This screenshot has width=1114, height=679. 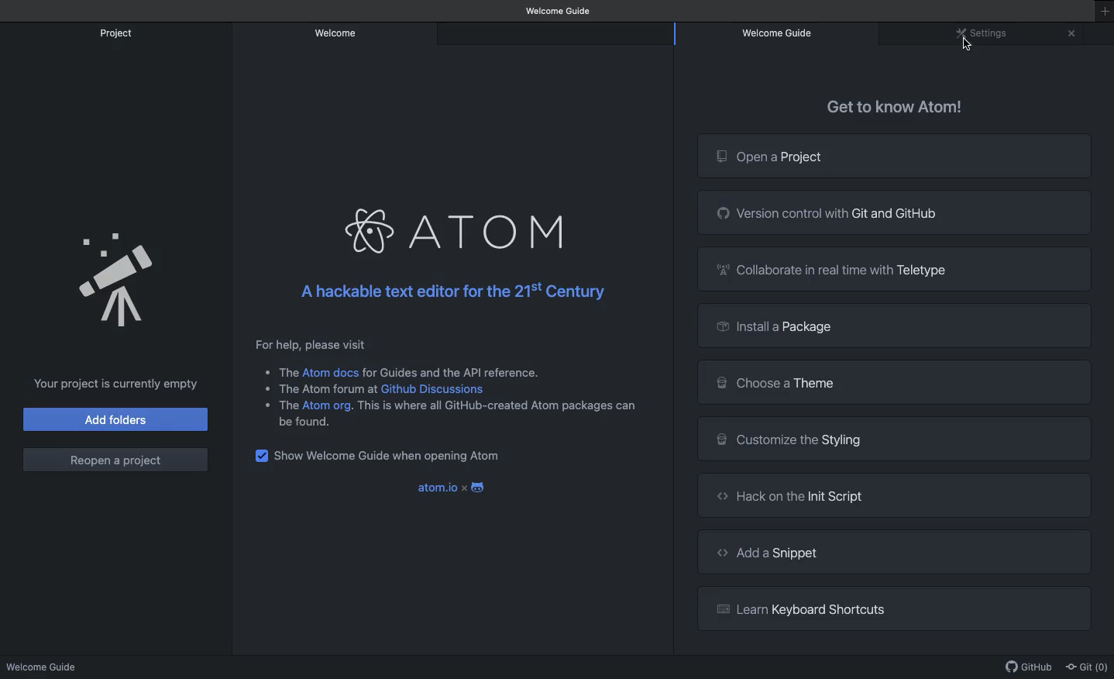 What do you see at coordinates (894, 382) in the screenshot?
I see `Choose a theme` at bounding box center [894, 382].